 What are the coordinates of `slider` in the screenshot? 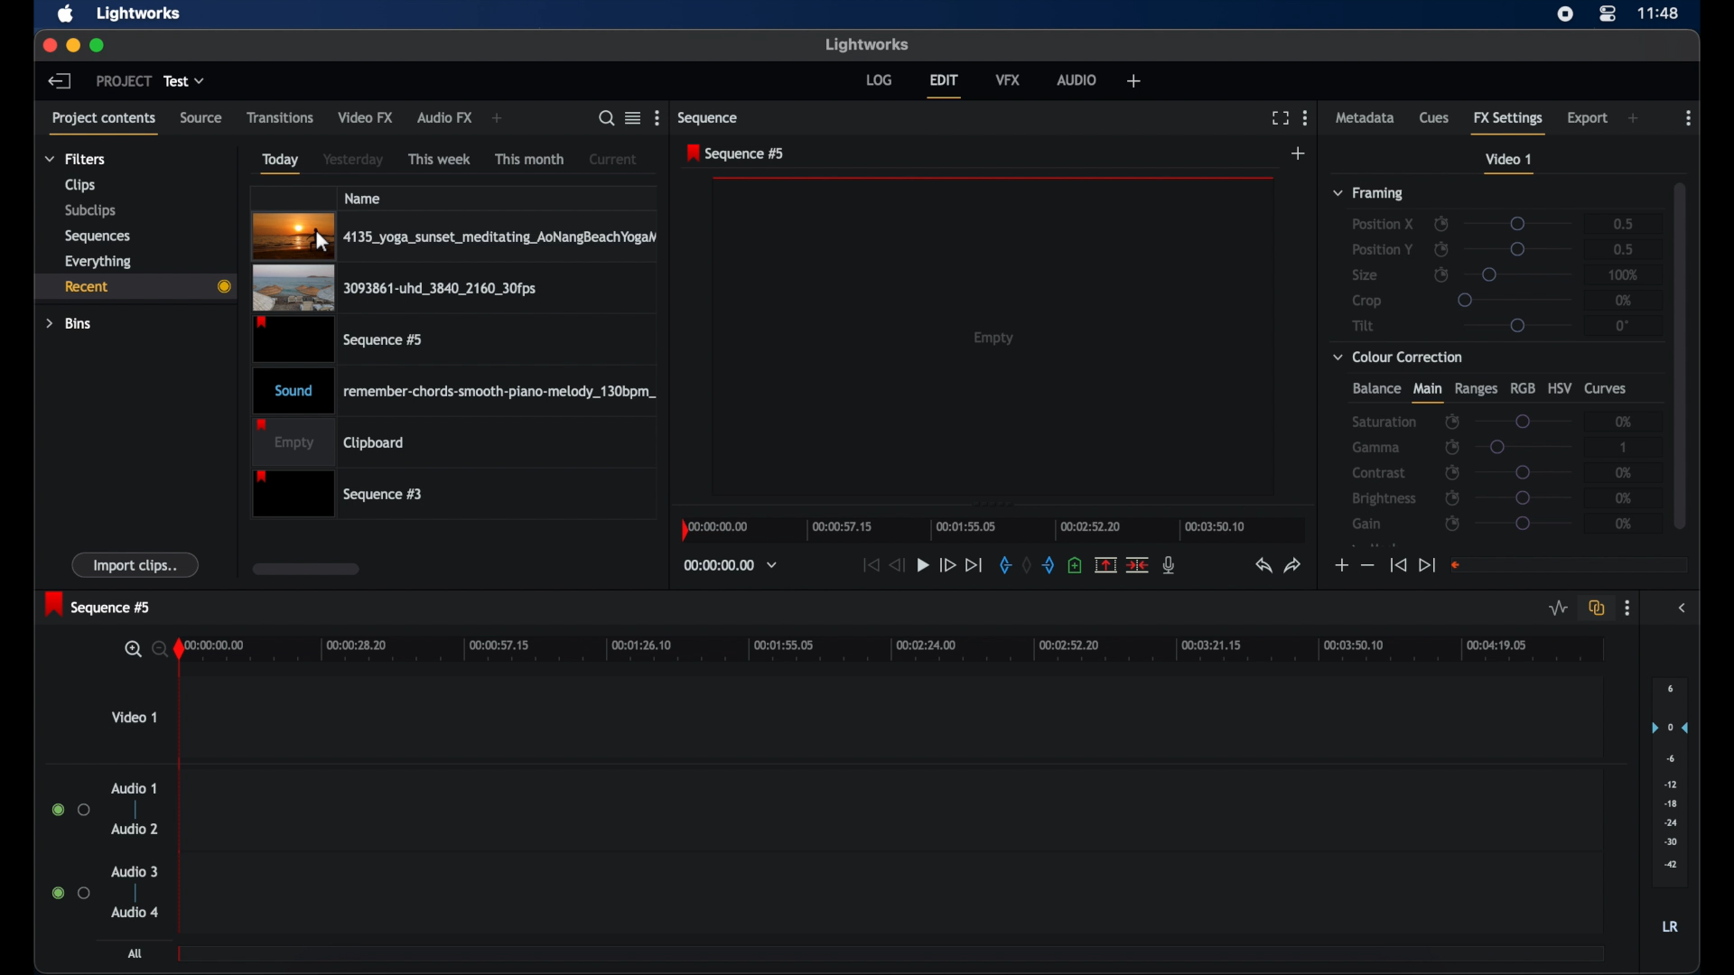 It's located at (1524, 497).